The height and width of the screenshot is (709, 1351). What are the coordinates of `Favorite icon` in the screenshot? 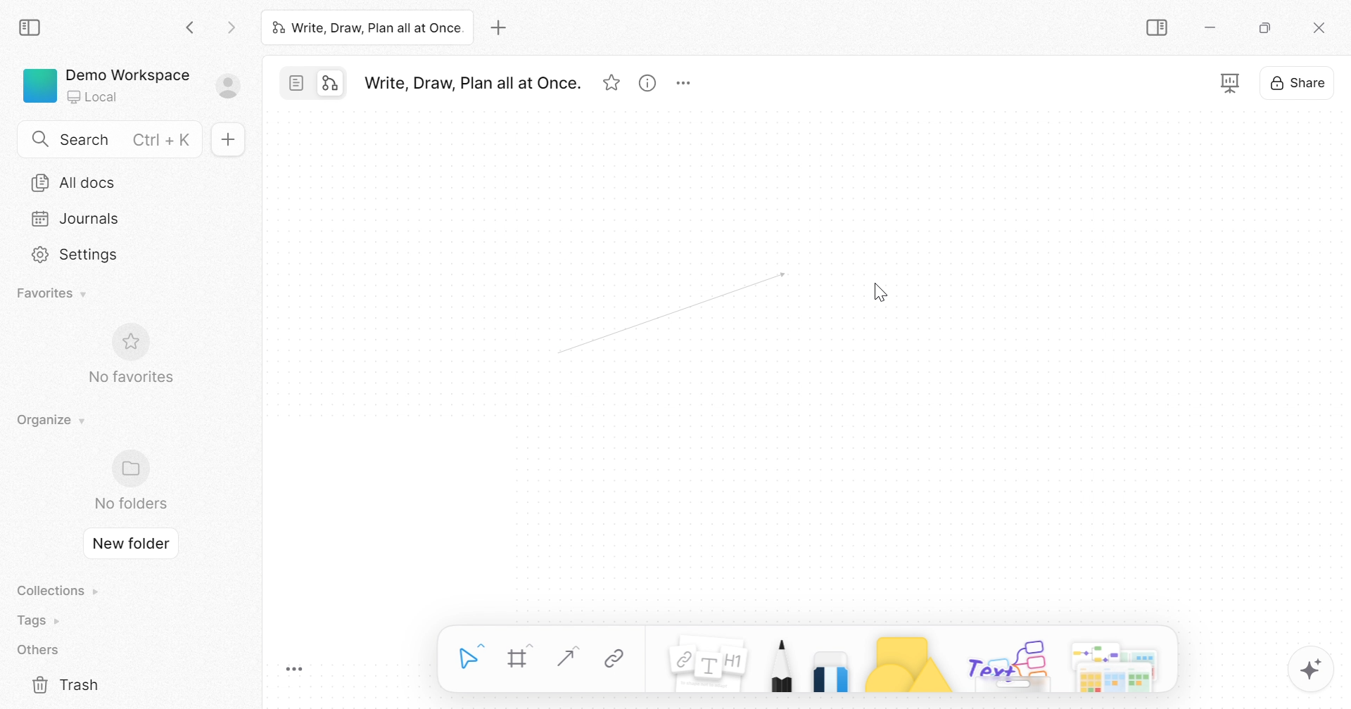 It's located at (134, 342).